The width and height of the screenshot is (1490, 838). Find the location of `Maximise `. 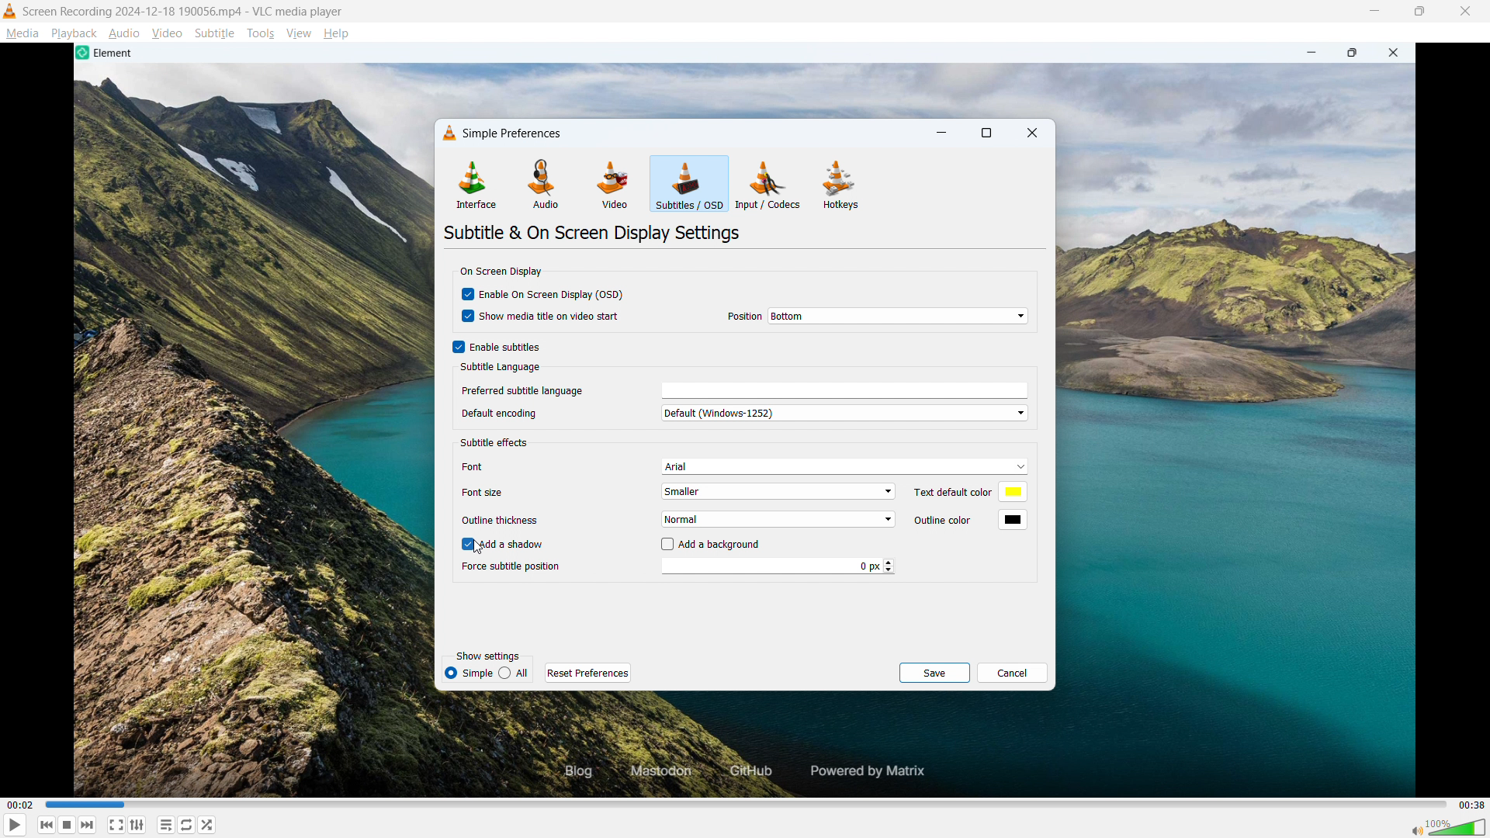

Maximise  is located at coordinates (1419, 11).